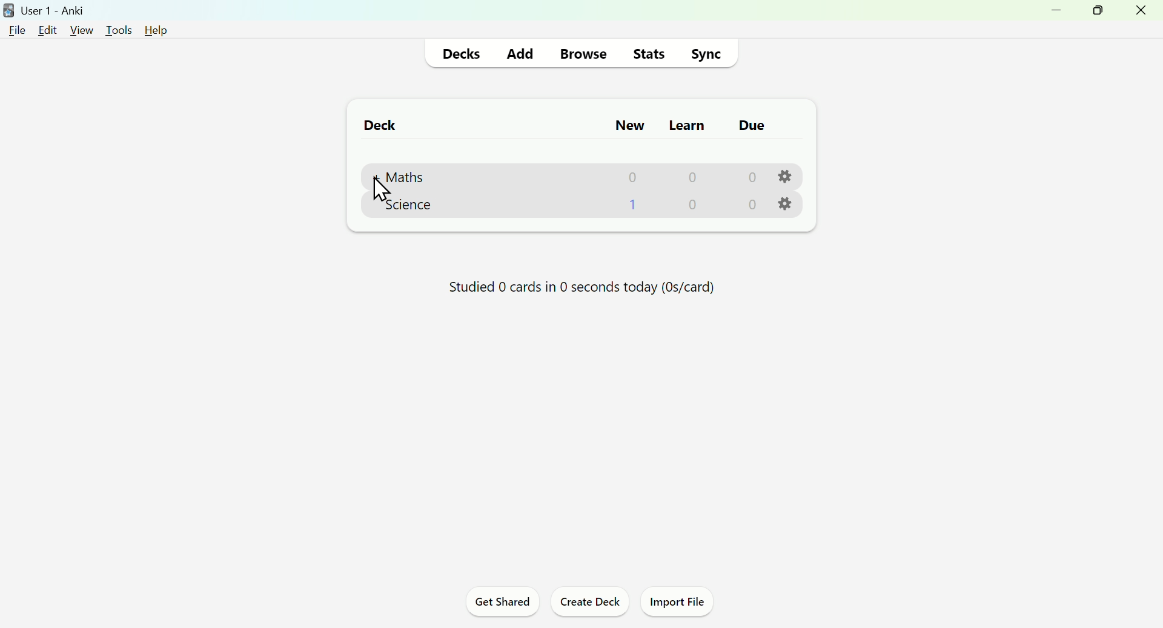 Image resolution: width=1163 pixels, height=628 pixels. What do you see at coordinates (750, 205) in the screenshot?
I see `0` at bounding box center [750, 205].